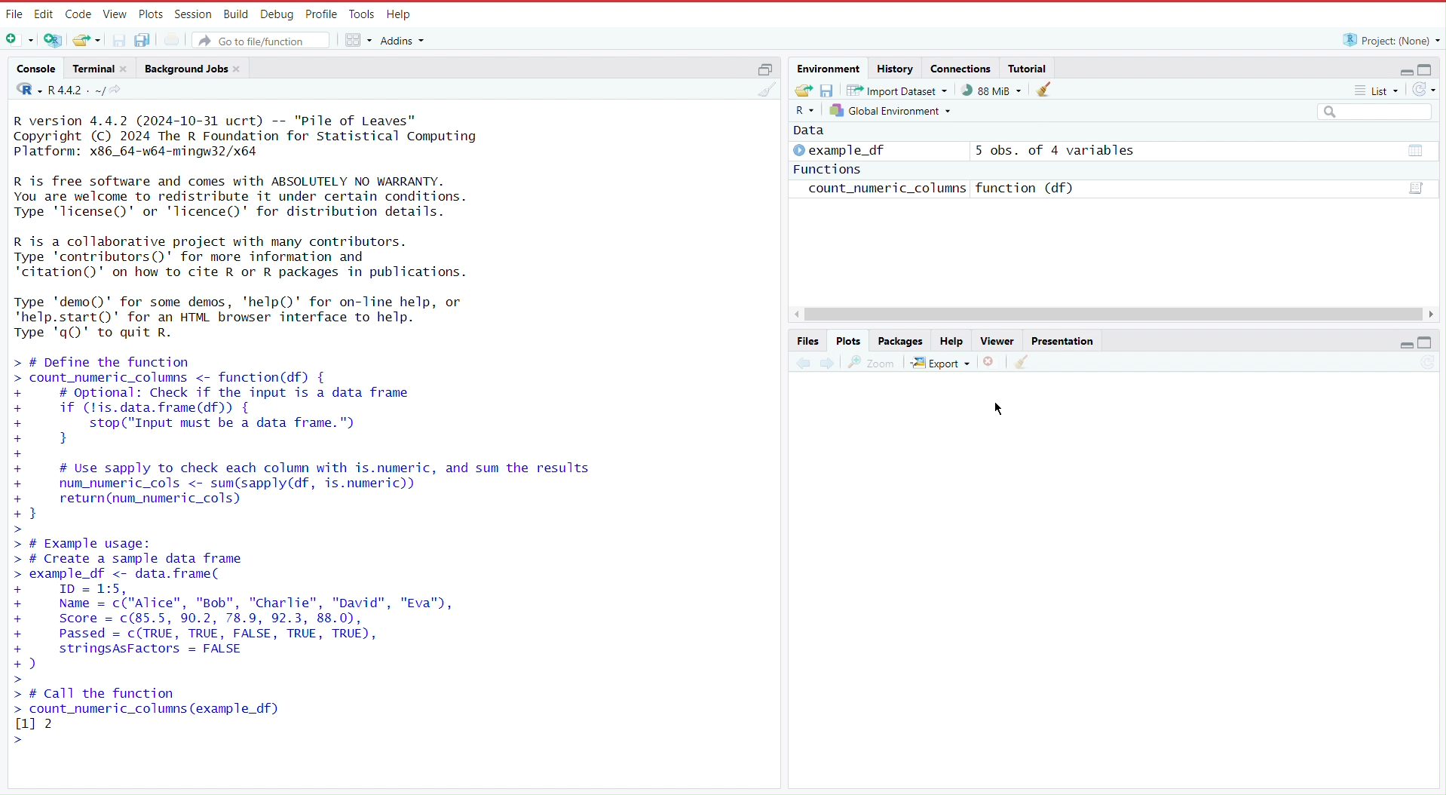  I want to click on Project (Note), so click(1387, 39).